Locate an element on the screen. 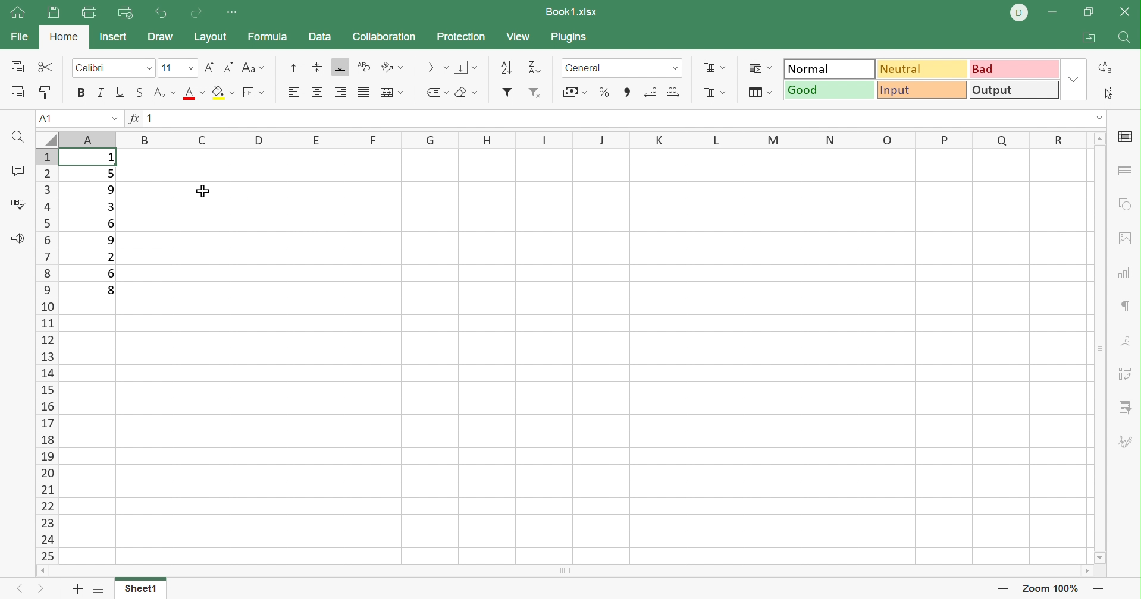 The image size is (1141, 599). Change case is located at coordinates (255, 67).